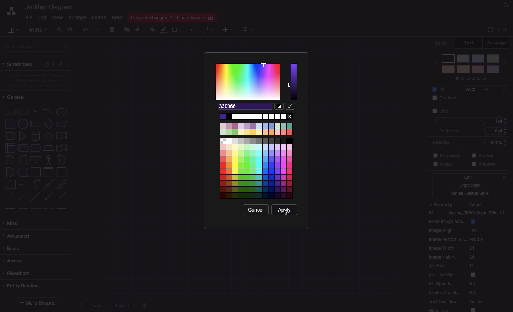 This screenshot has height=312, width=513. What do you see at coordinates (62, 136) in the screenshot?
I see `document` at bounding box center [62, 136].